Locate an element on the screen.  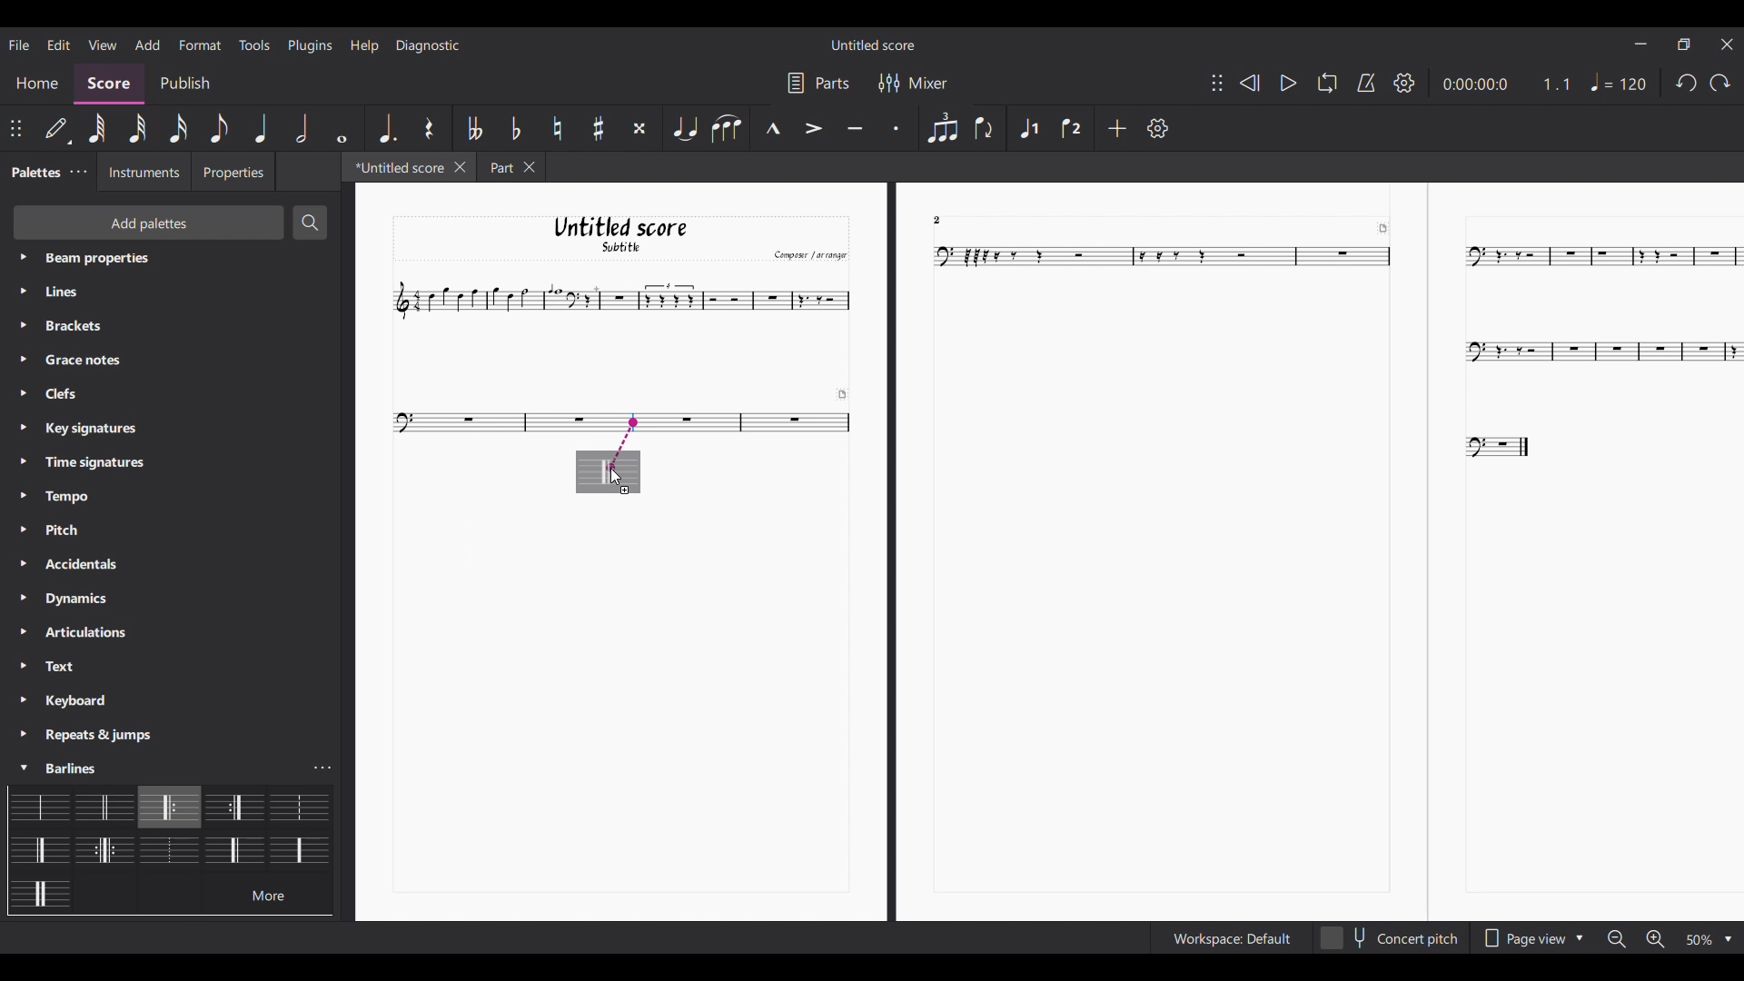
Voice 2 is located at coordinates (1071, 128).